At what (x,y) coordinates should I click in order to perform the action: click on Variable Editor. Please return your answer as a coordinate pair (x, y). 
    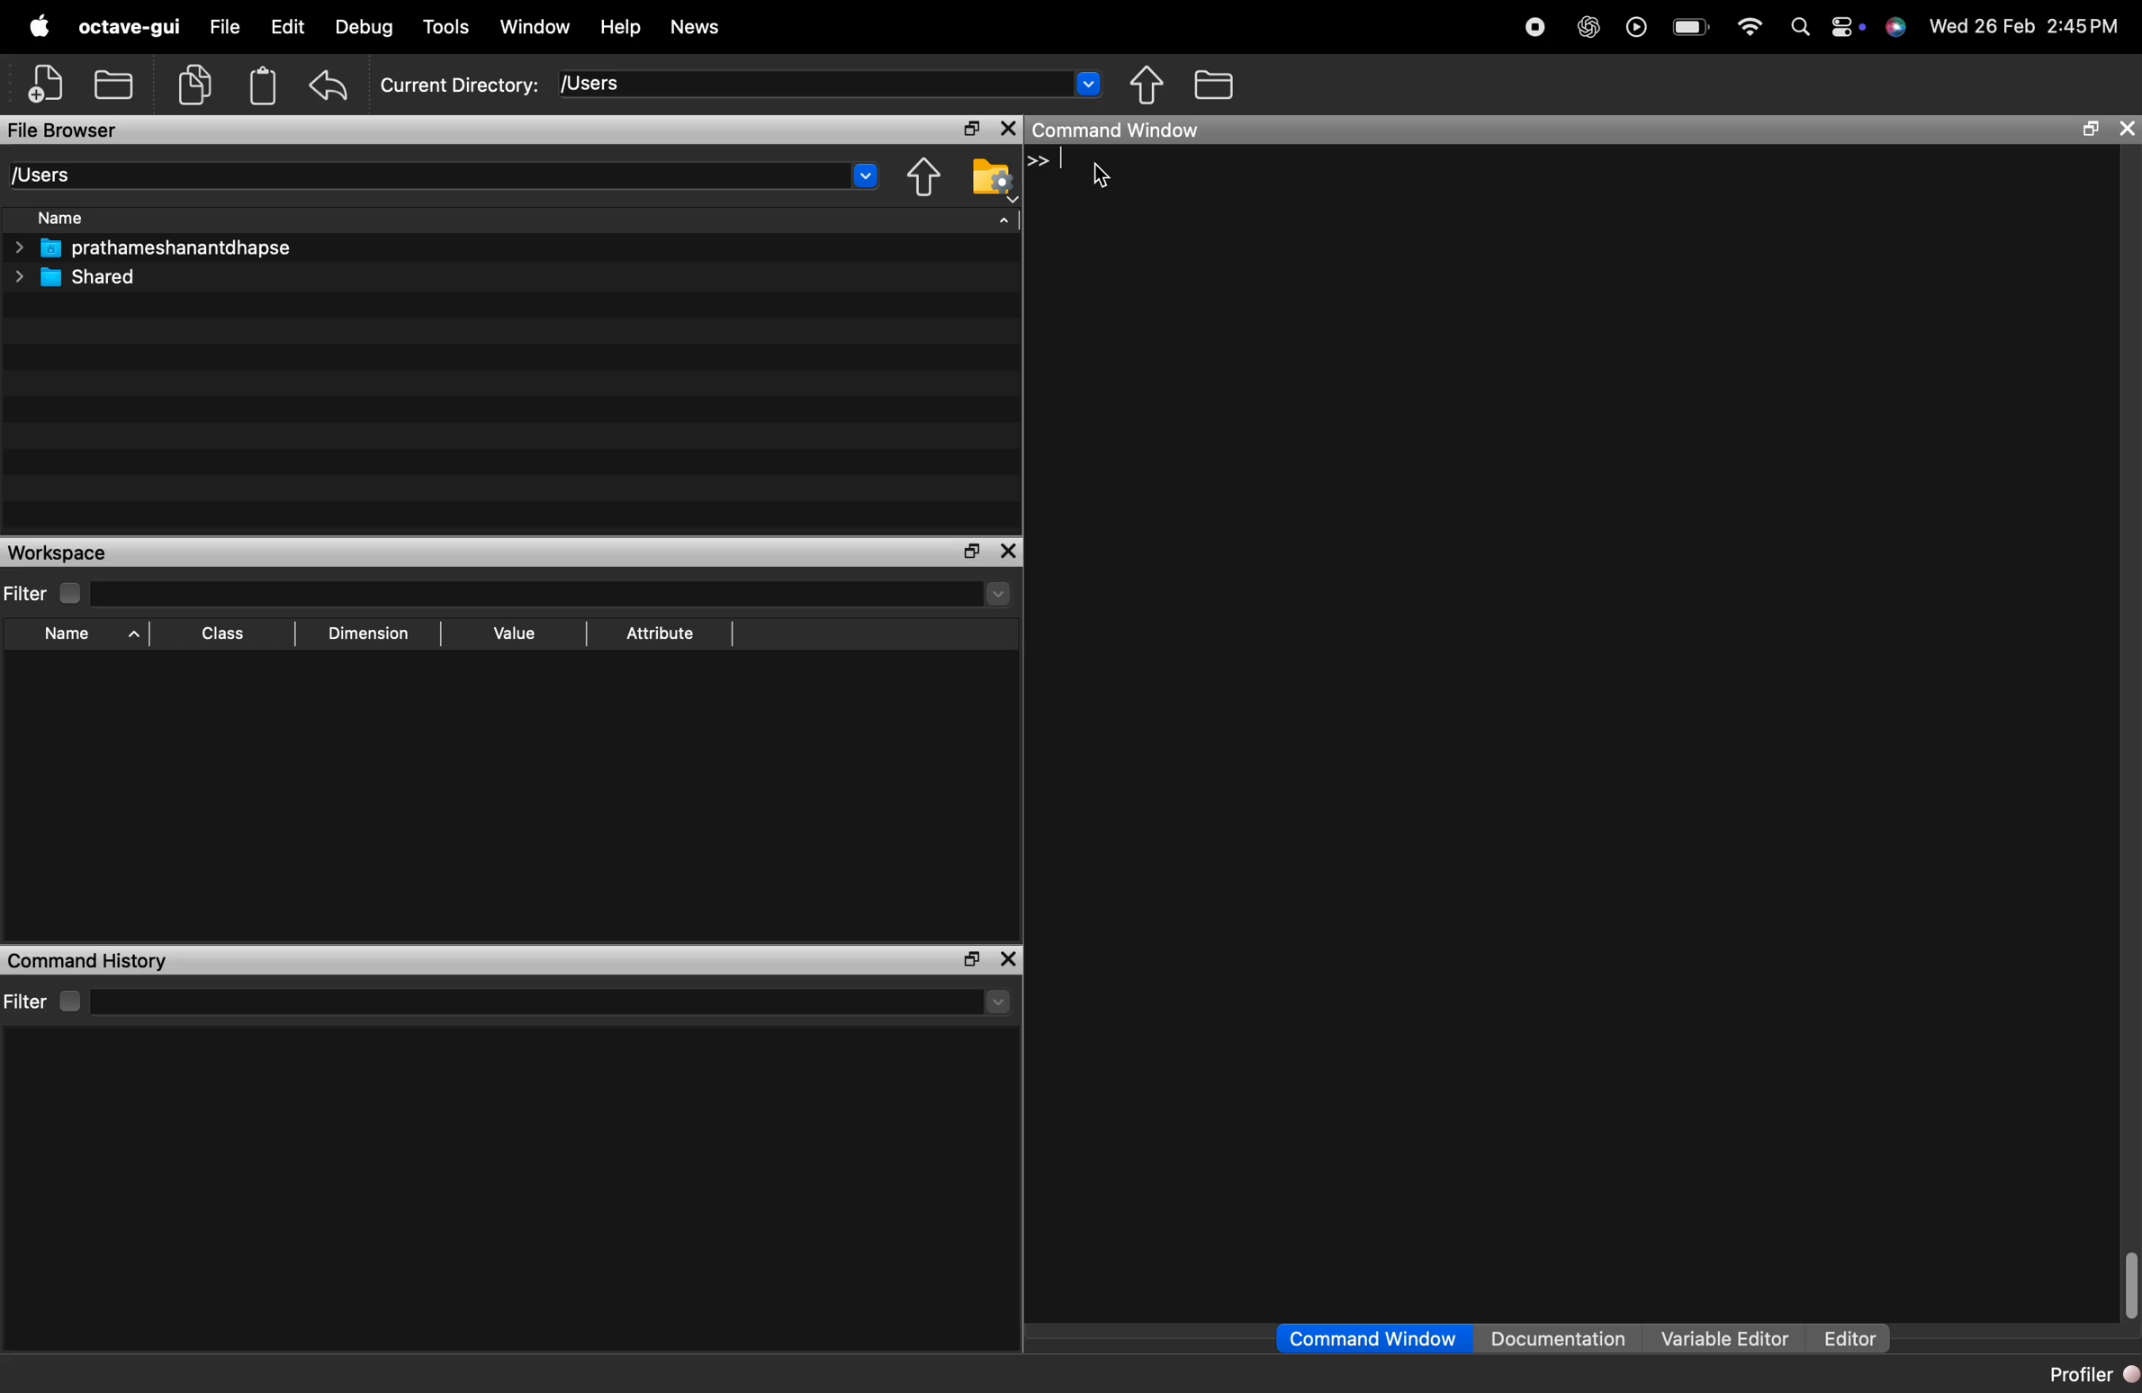
    Looking at the image, I should click on (1715, 1330).